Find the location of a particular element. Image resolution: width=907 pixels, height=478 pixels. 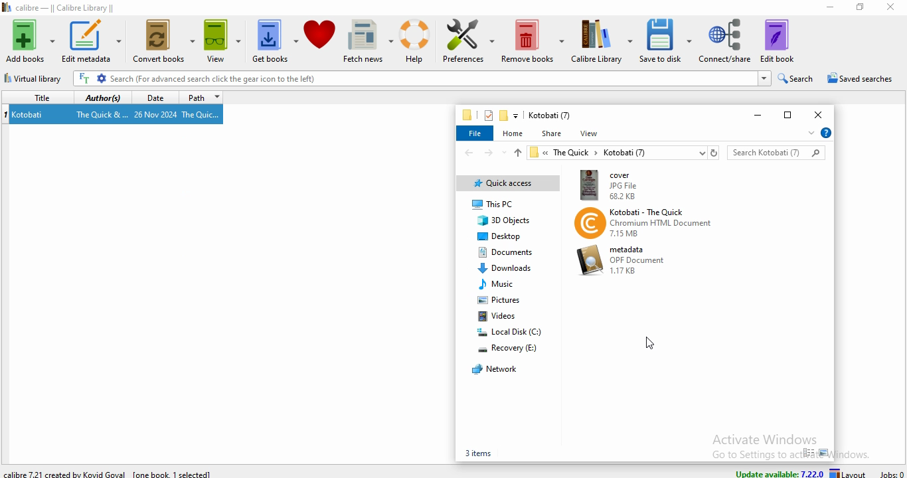

search bar is located at coordinates (776, 151).